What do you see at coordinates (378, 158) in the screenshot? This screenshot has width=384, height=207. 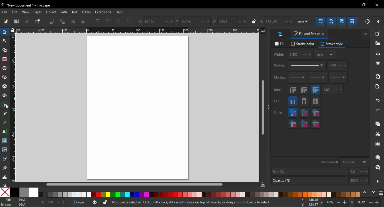 I see `zoom selection` at bounding box center [378, 158].